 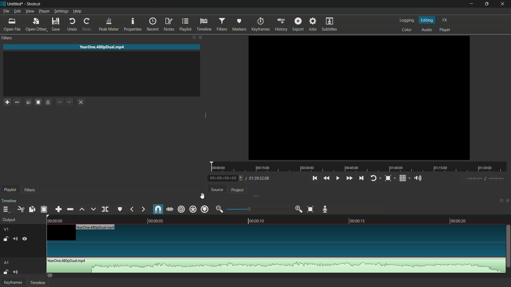 I want to click on zoom timeline to fit, so click(x=310, y=209).